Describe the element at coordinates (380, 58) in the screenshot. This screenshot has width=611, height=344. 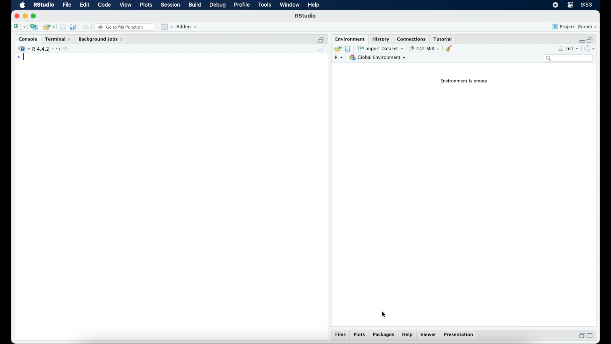
I see `global environment` at that location.